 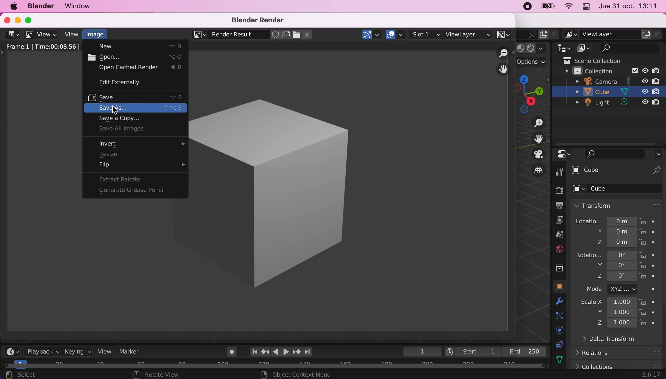 I want to click on gizmos, so click(x=372, y=35).